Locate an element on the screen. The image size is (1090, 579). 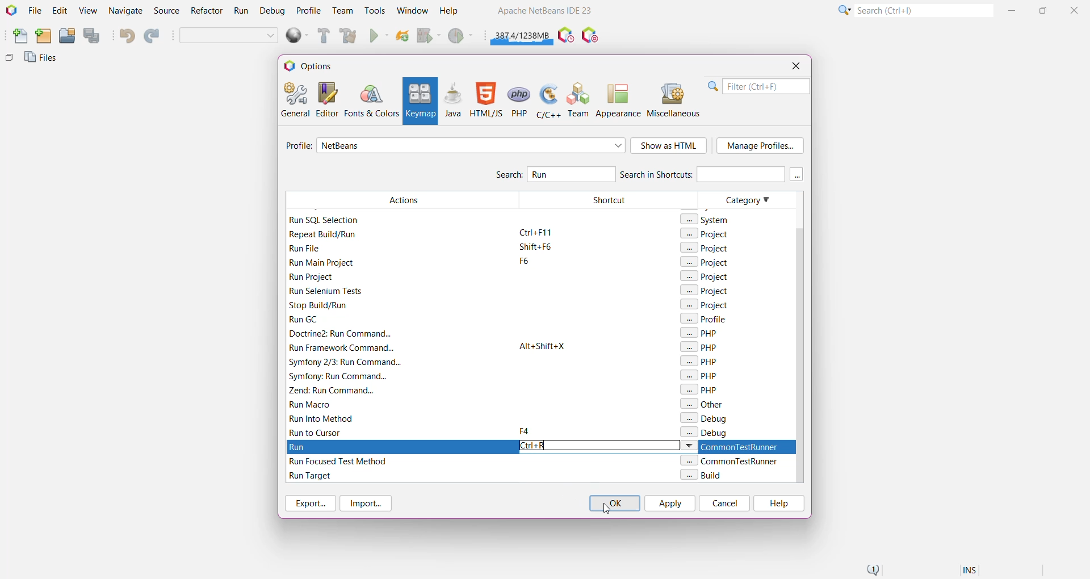
PHP is located at coordinates (520, 100).